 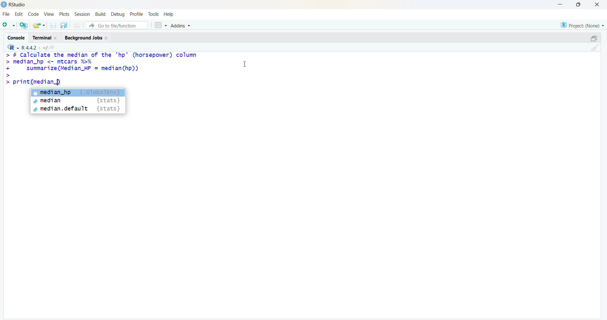 I want to click on cursor, so click(x=245, y=65).